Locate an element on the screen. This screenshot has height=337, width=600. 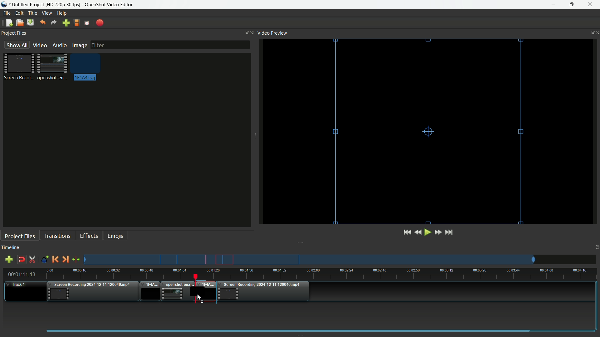
Preview track one is located at coordinates (342, 260).